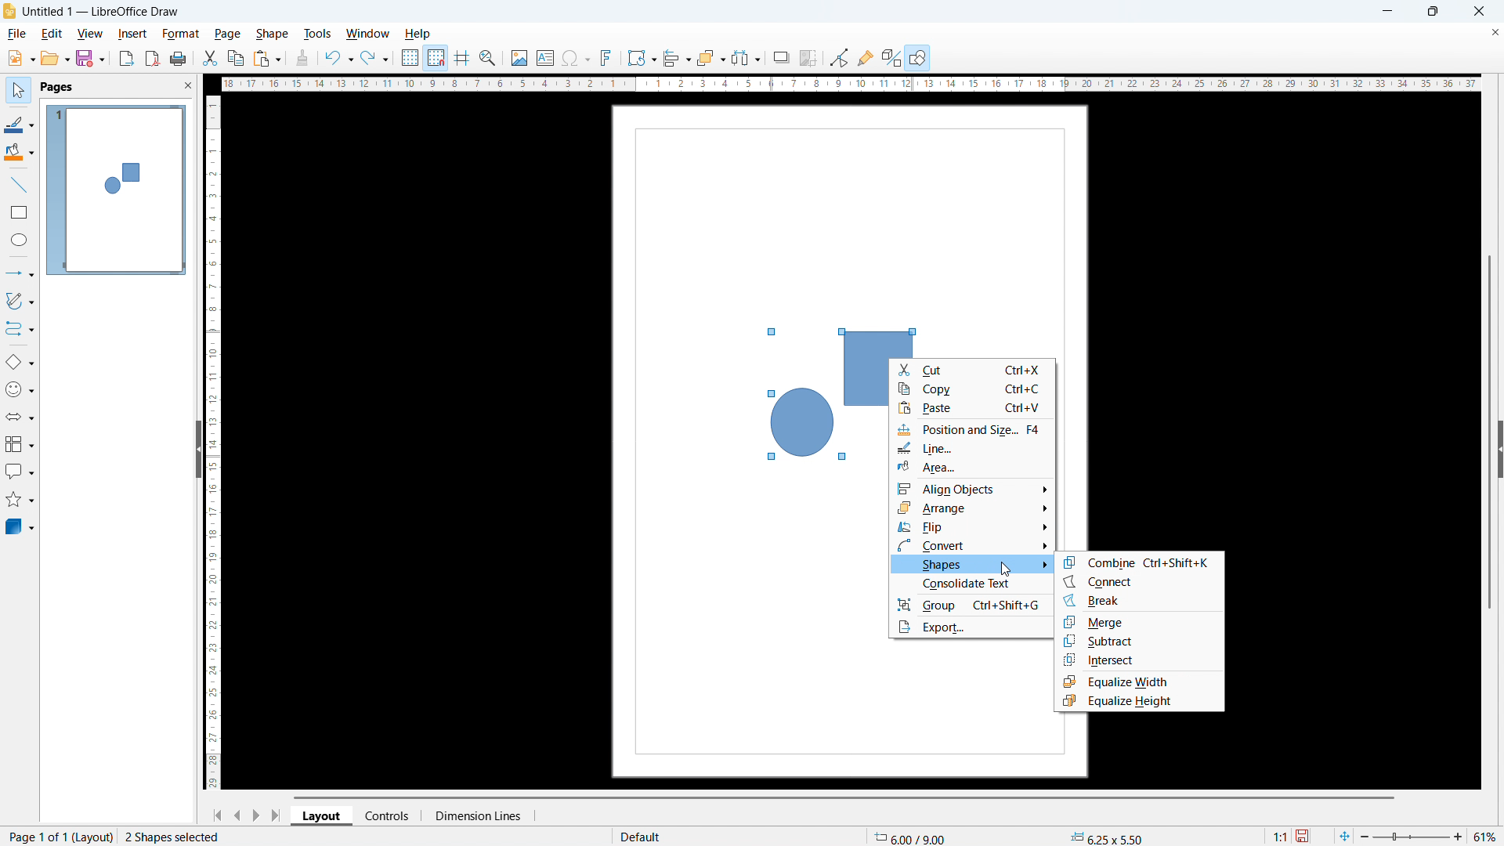  I want to click on file, so click(18, 34).